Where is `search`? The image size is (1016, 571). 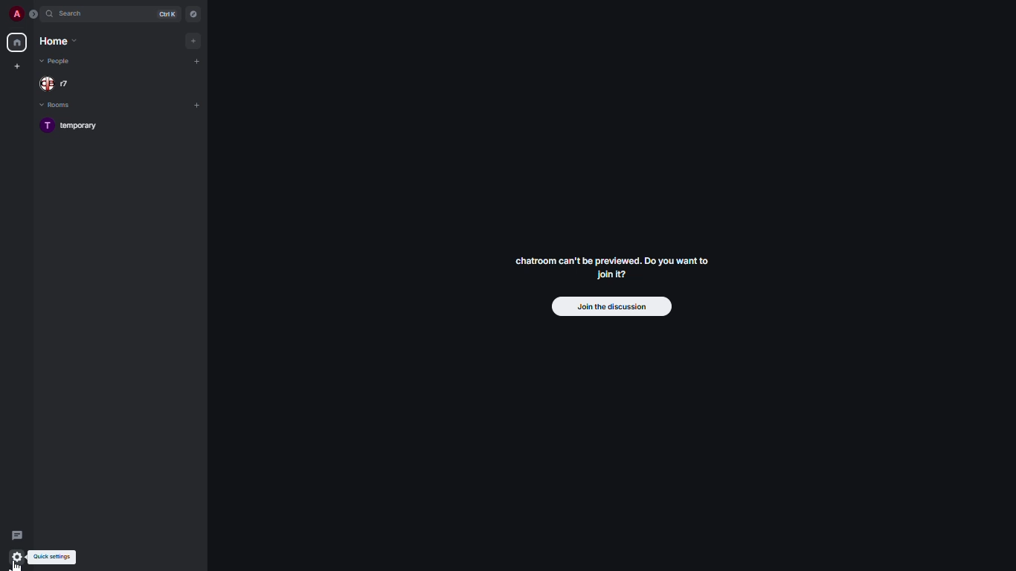 search is located at coordinates (79, 14).